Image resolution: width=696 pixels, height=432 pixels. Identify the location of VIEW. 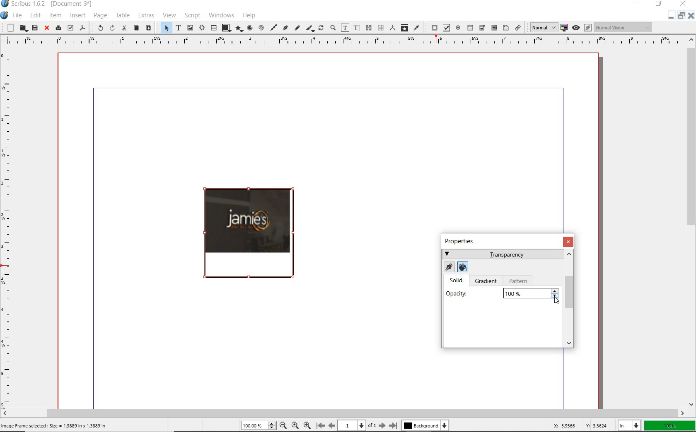
(170, 14).